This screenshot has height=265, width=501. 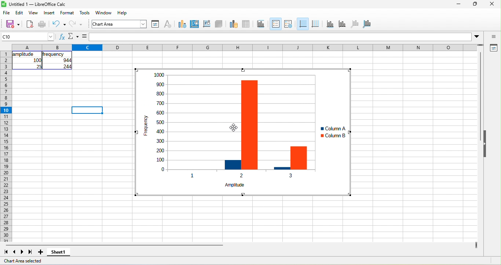 What do you see at coordinates (114, 245) in the screenshot?
I see `horizontal scroll bar` at bounding box center [114, 245].